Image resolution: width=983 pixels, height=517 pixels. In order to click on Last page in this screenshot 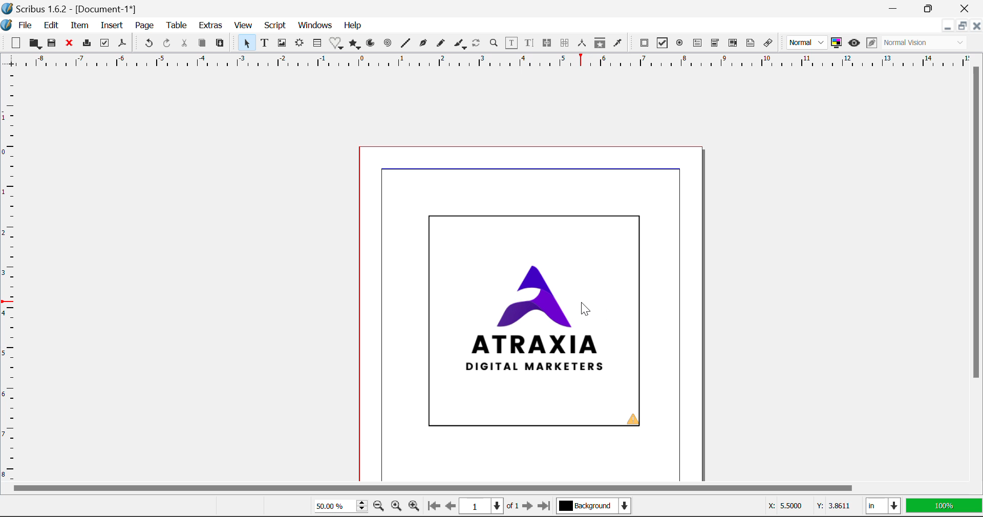, I will do `click(546, 504)`.